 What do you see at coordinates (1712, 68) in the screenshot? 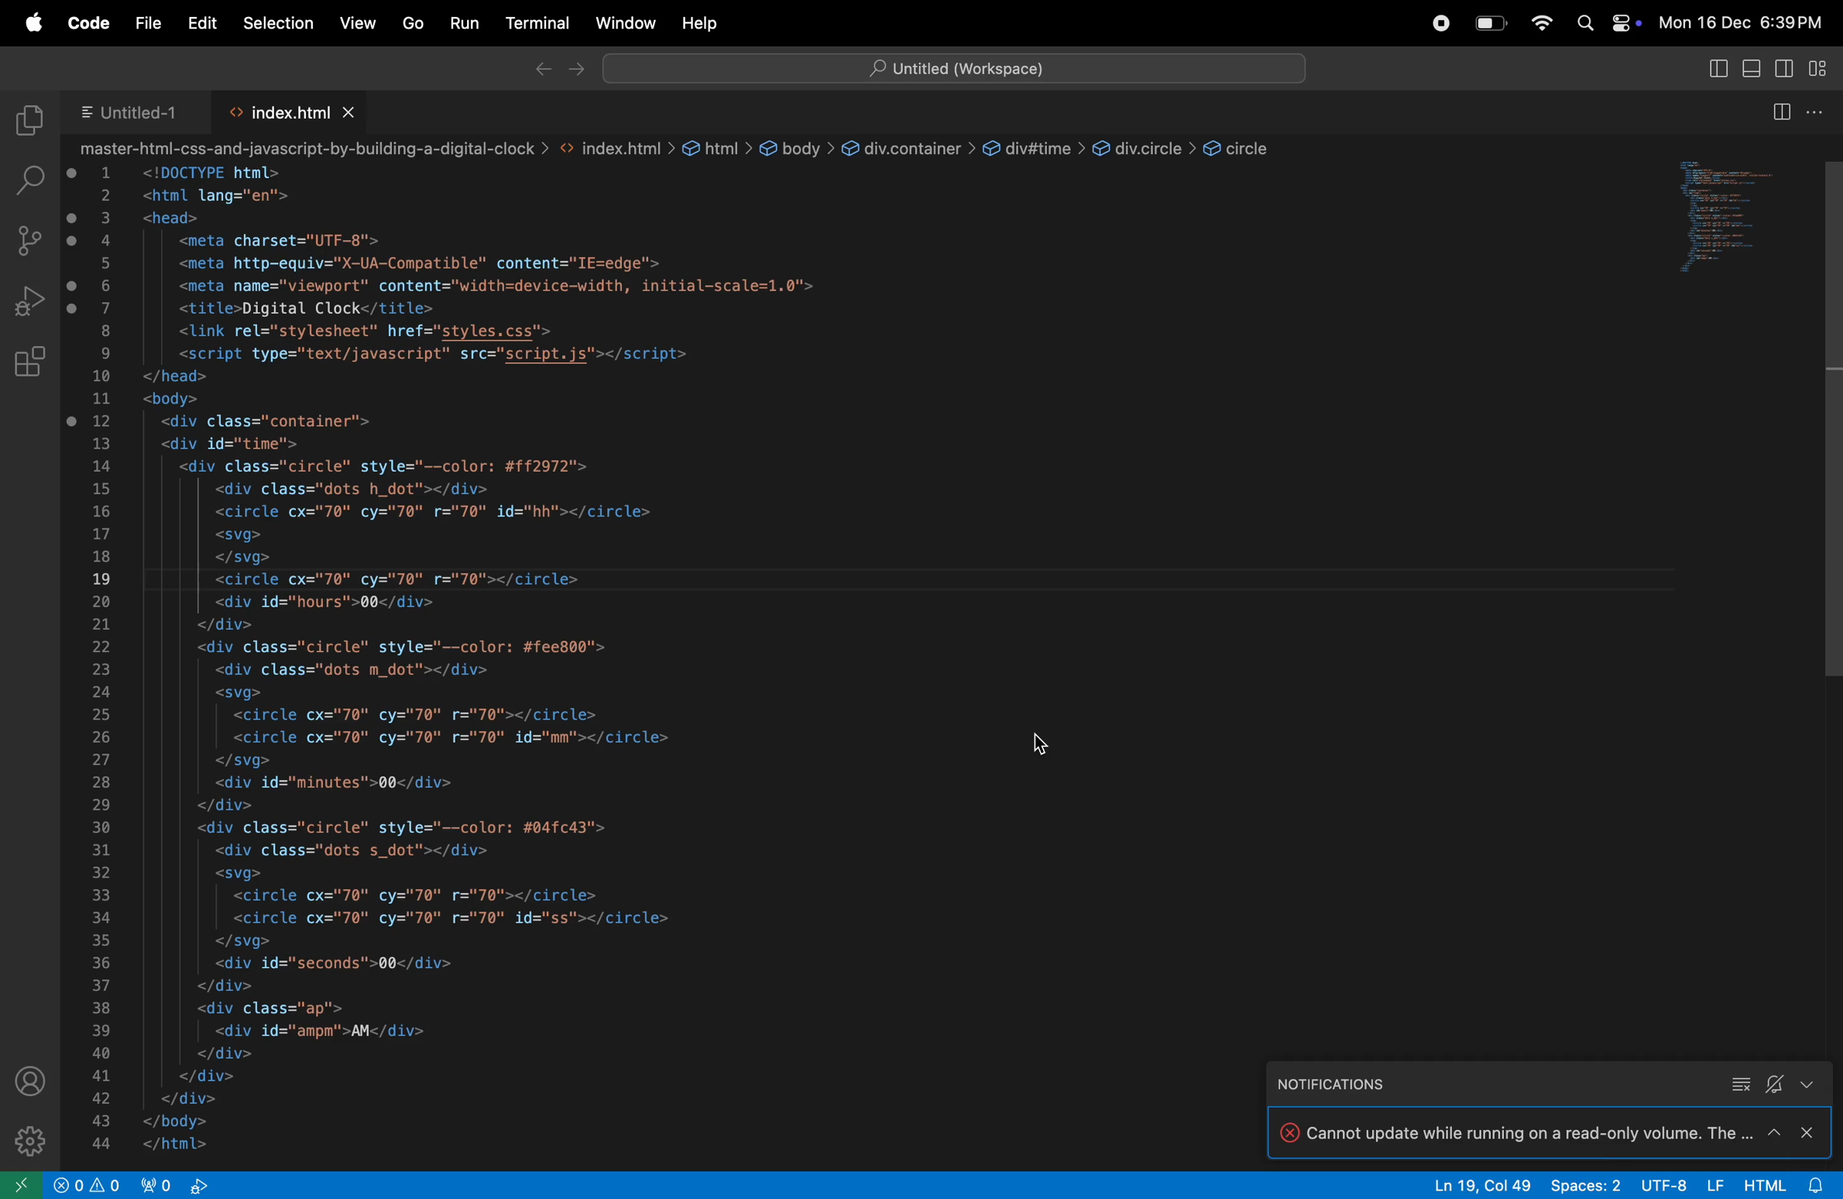
I see `toggle primary toggle bar` at bounding box center [1712, 68].